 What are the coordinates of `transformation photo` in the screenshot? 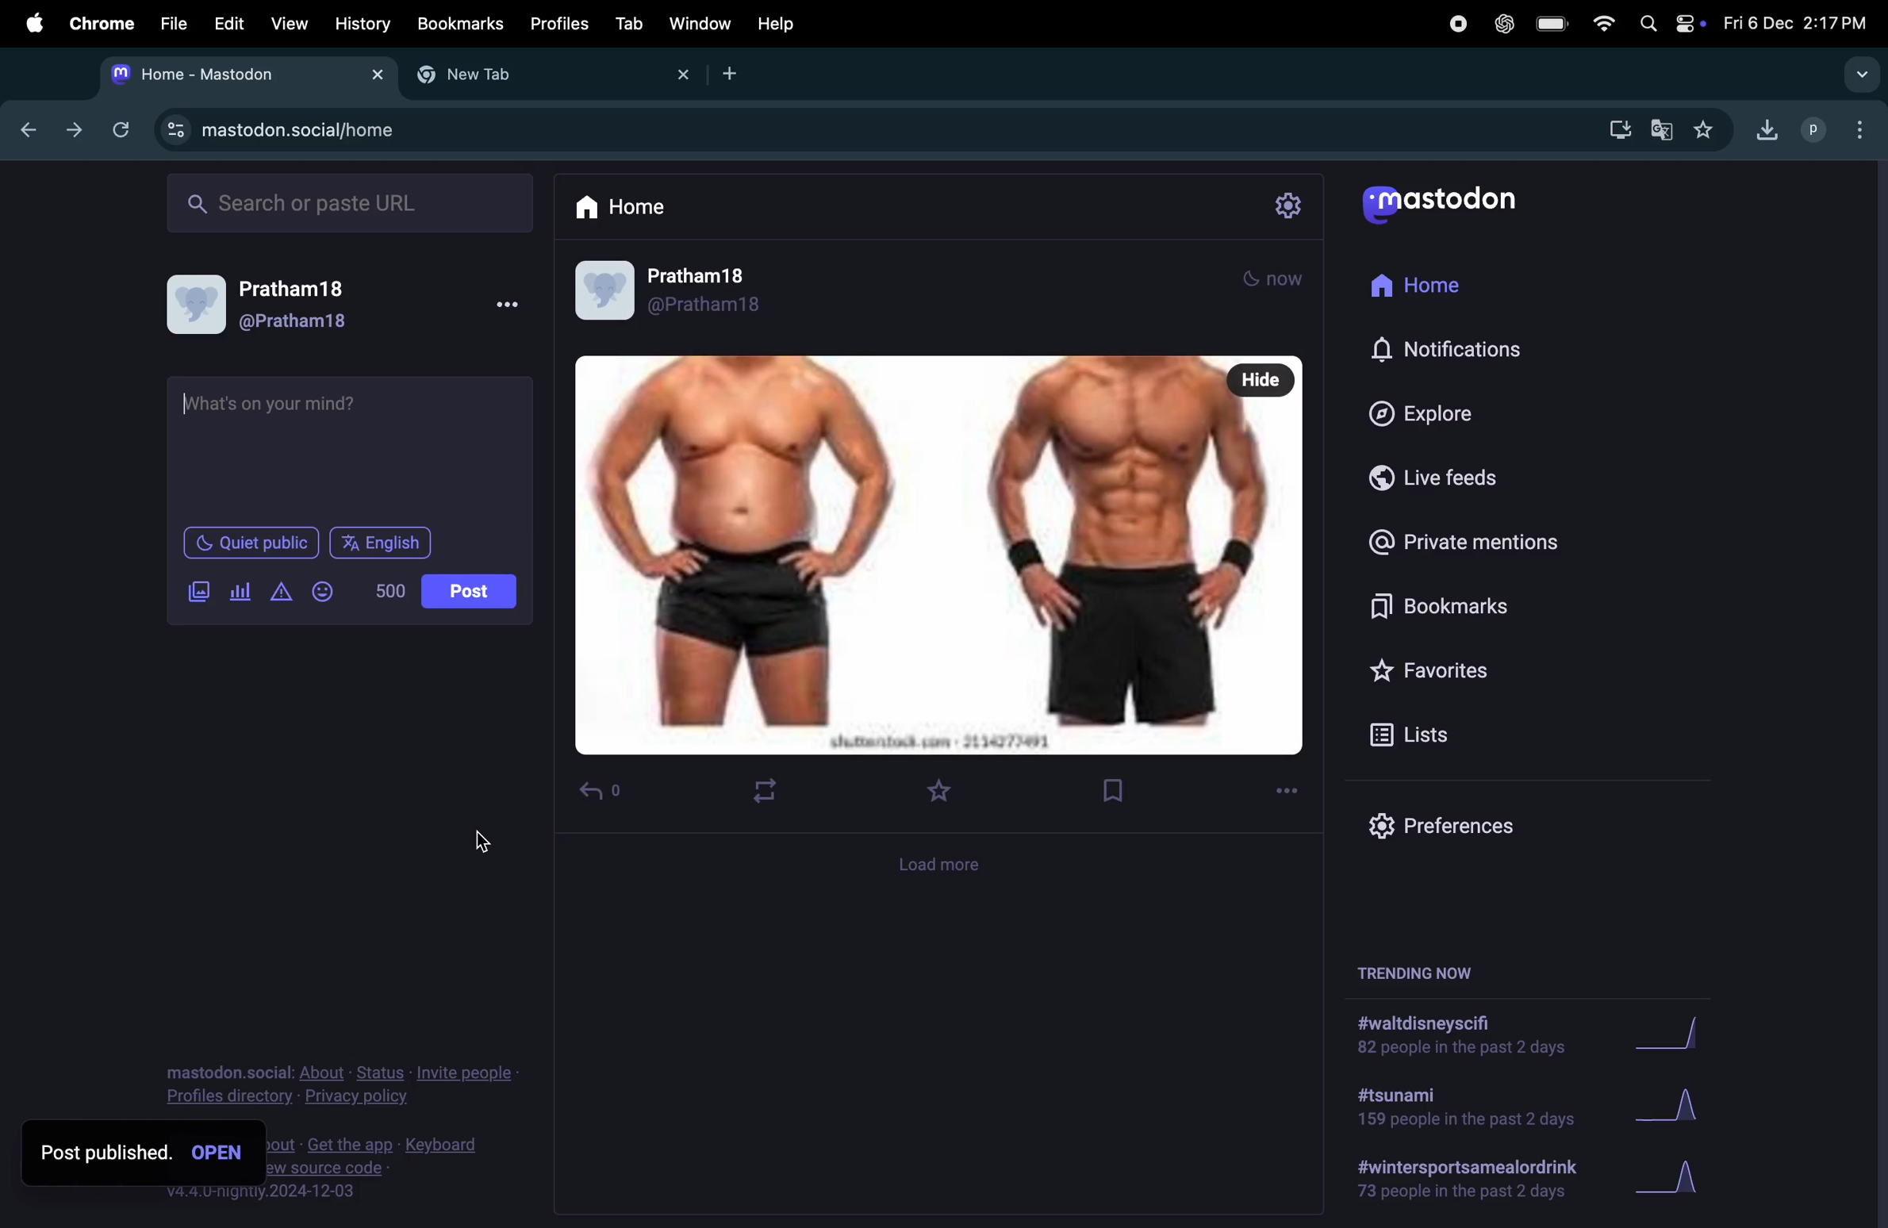 It's located at (940, 556).